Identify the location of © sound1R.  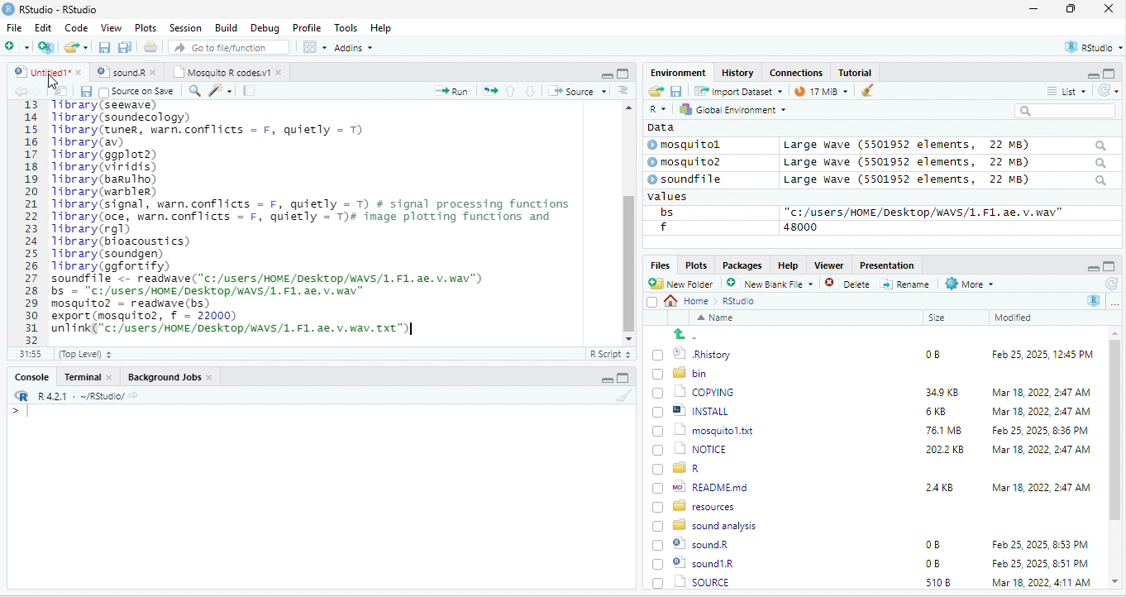
(696, 546).